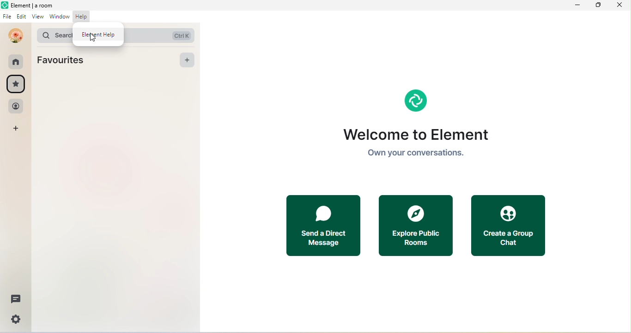 The height and width of the screenshot is (333, 631). I want to click on favourites, so click(16, 85).